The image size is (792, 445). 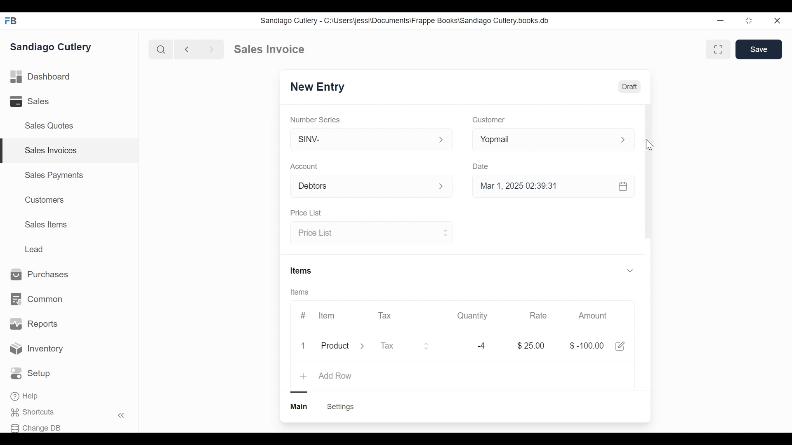 I want to click on $25.00, so click(x=531, y=346).